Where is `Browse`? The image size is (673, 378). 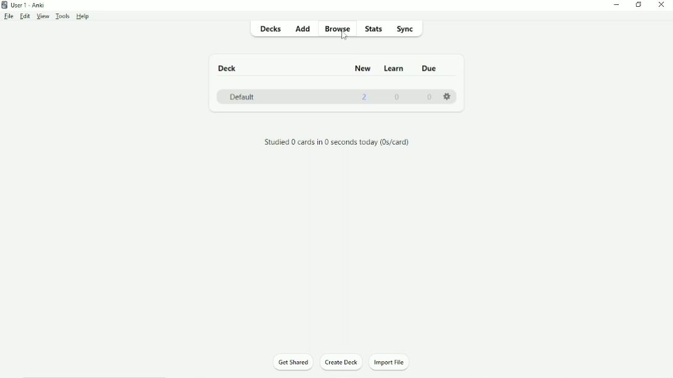
Browse is located at coordinates (337, 30).